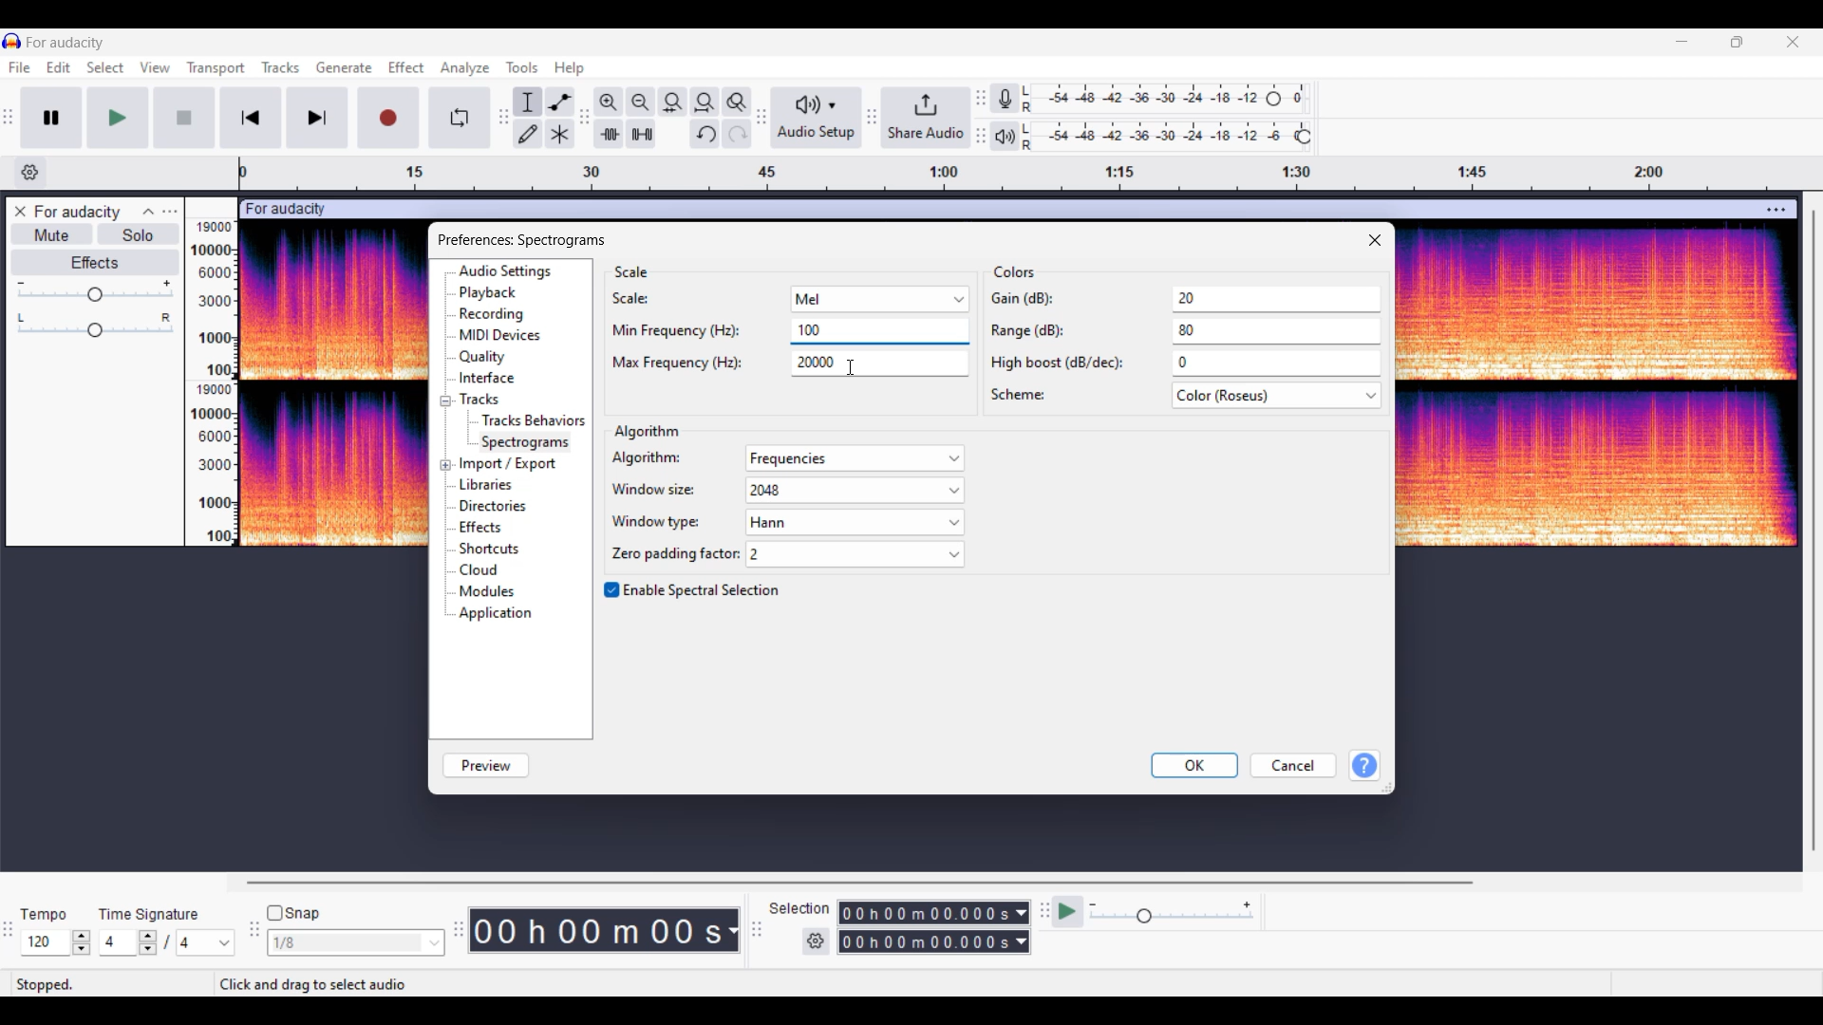  Describe the element at coordinates (281, 67) in the screenshot. I see `Tracks menu` at that location.